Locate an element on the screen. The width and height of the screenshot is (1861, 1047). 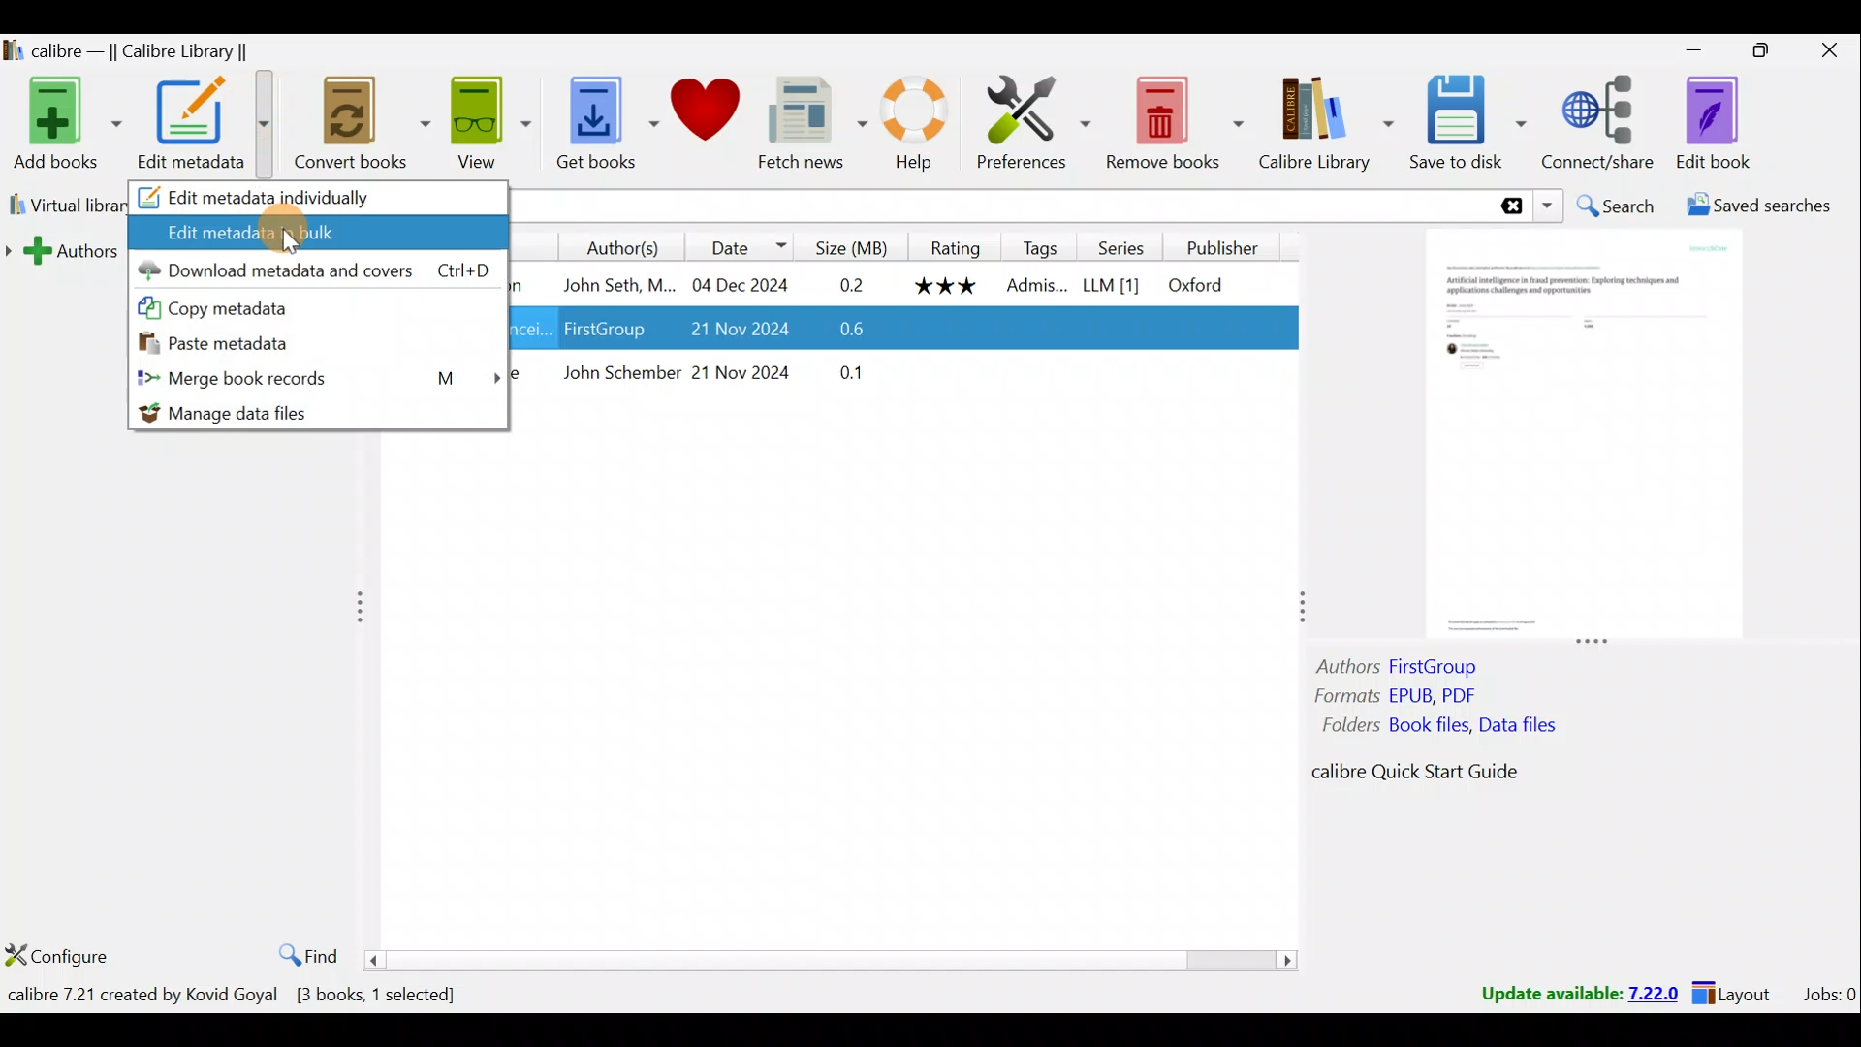
Size is located at coordinates (851, 244).